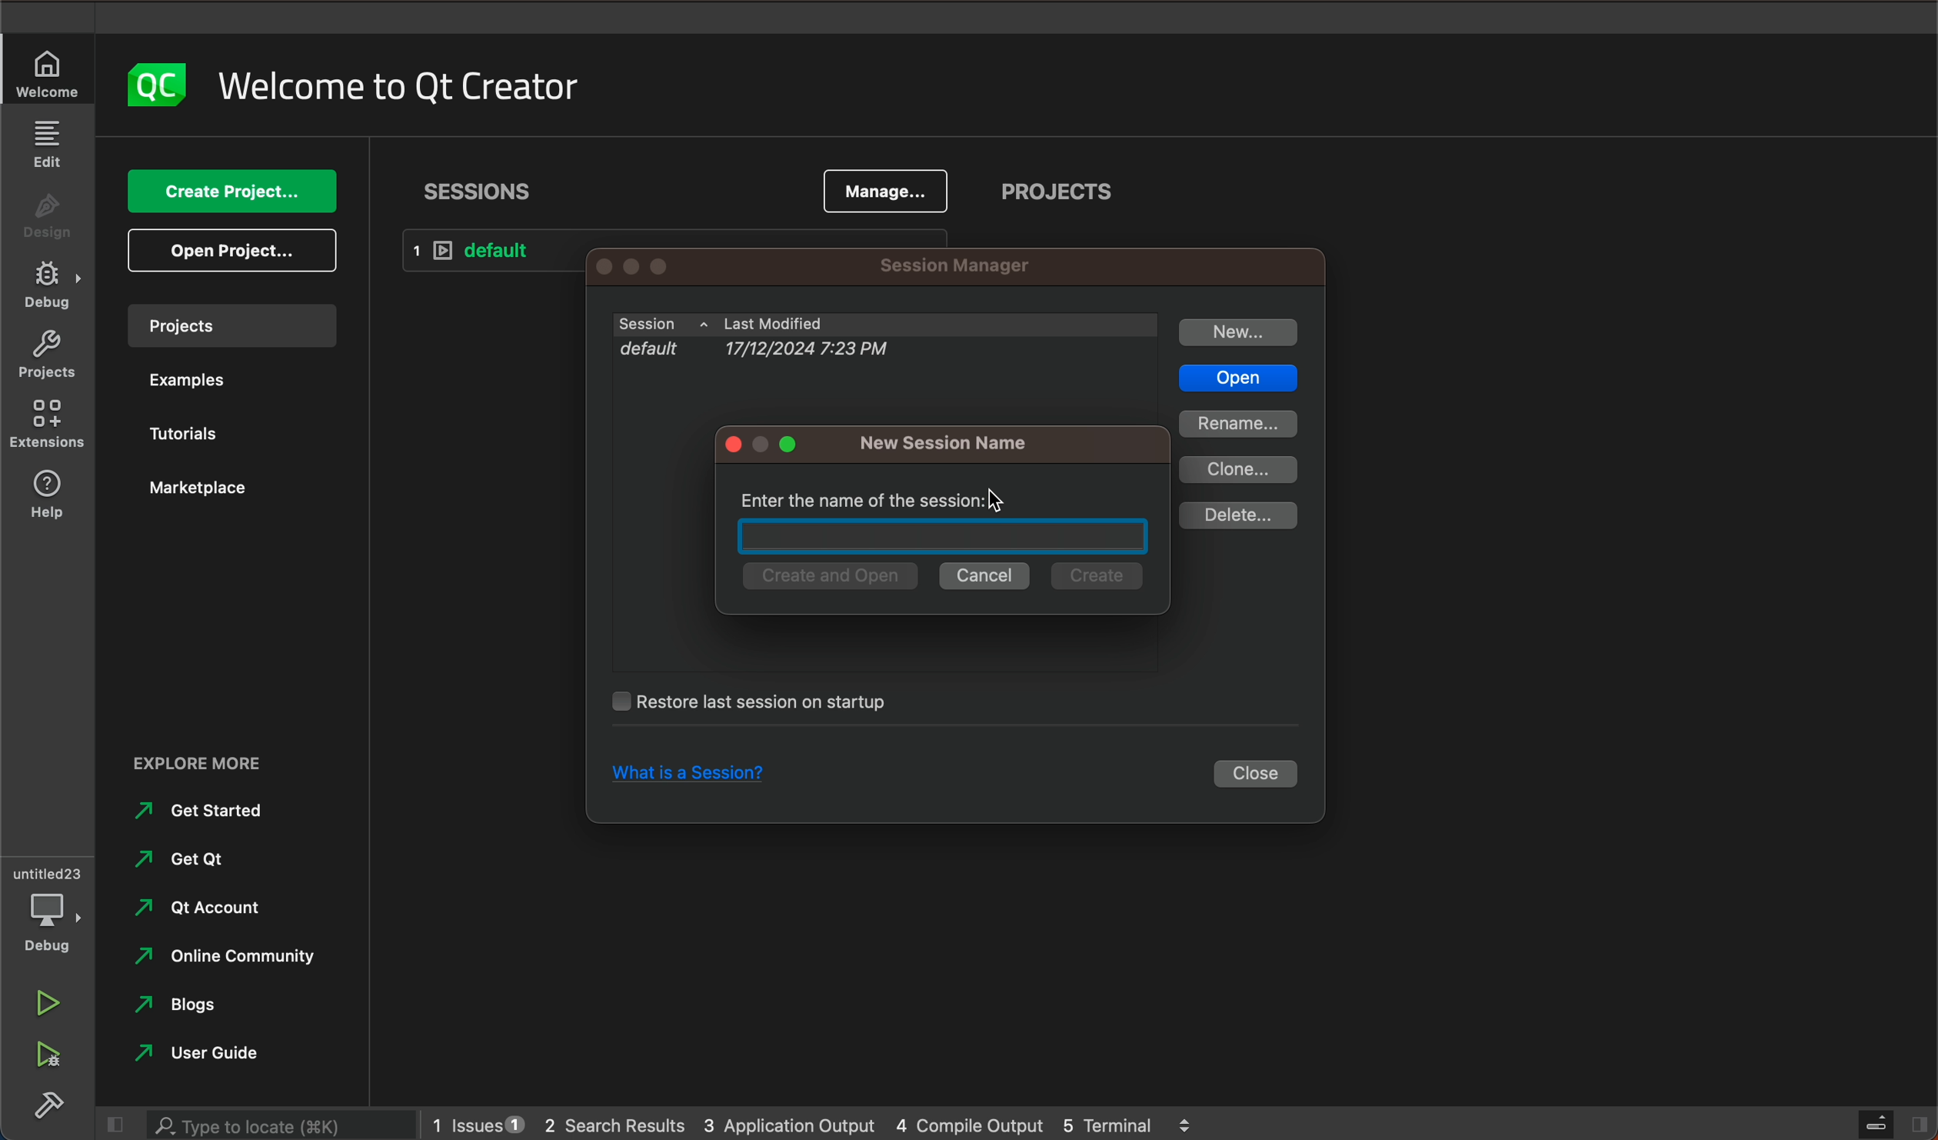  Describe the element at coordinates (50, 908) in the screenshot. I see `debug` at that location.